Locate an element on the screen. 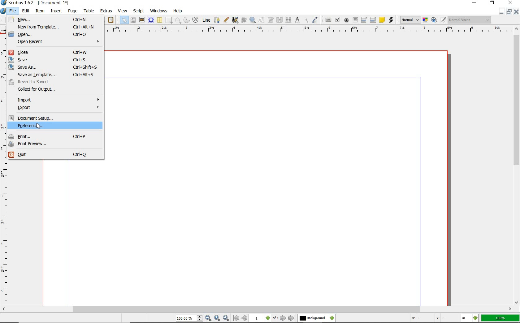  help is located at coordinates (178, 11).